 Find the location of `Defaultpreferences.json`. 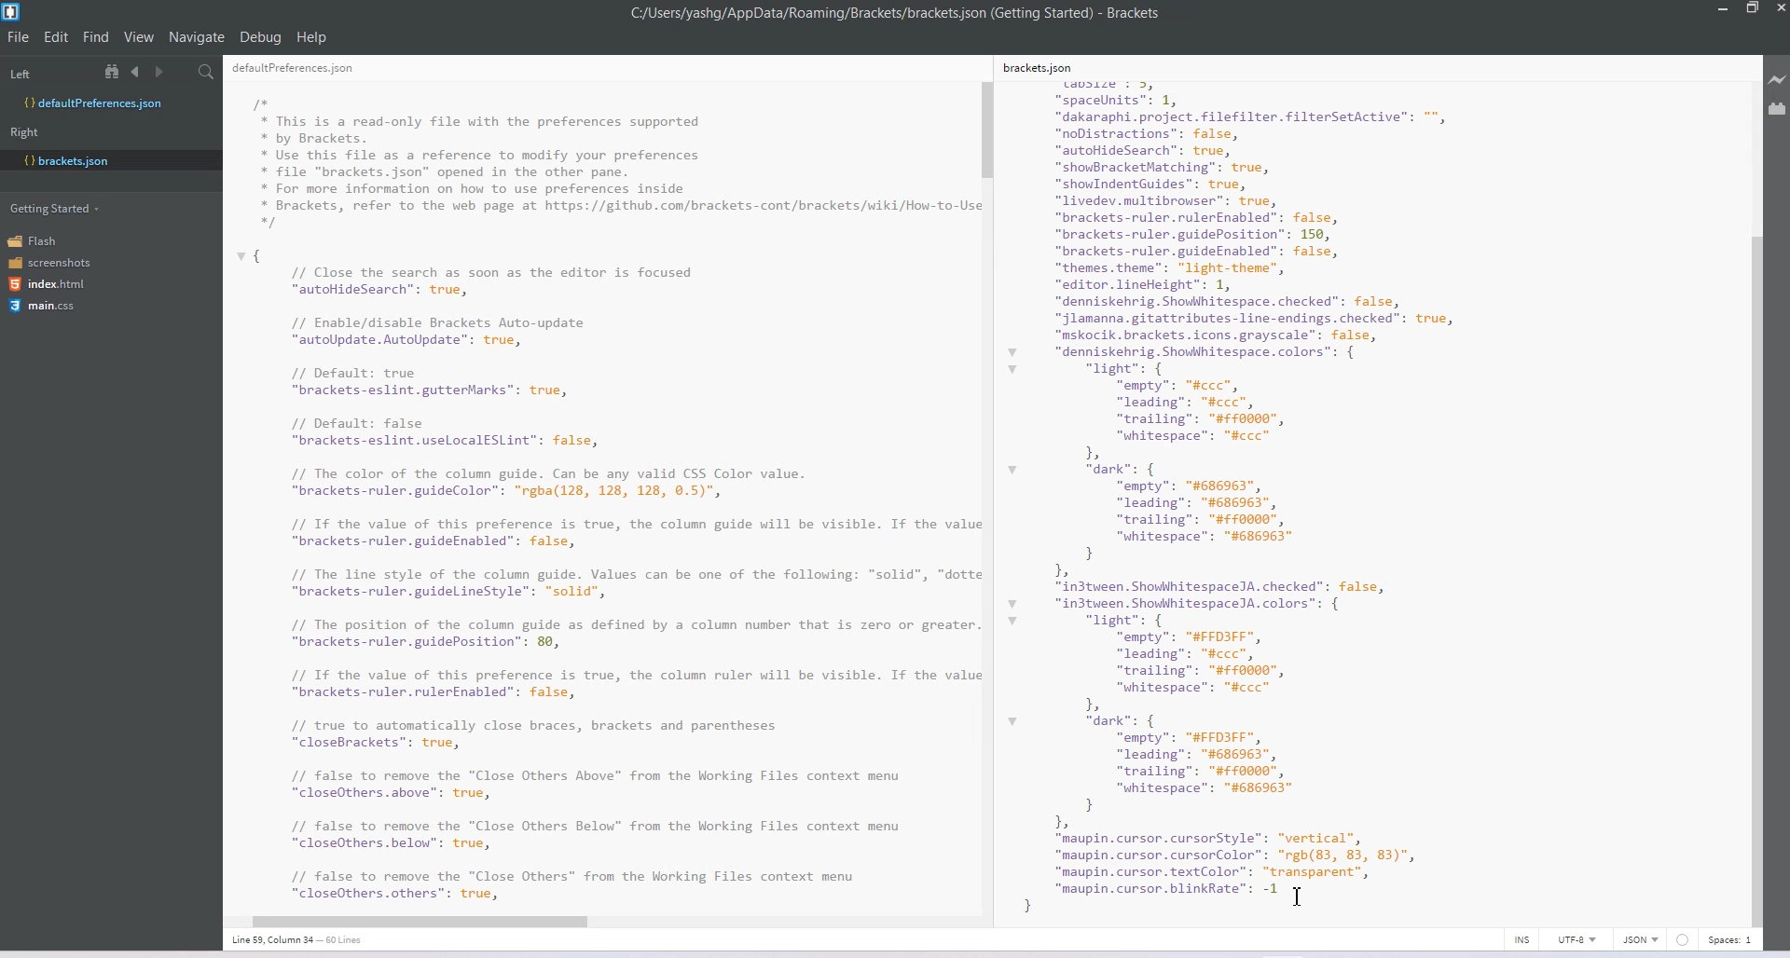

Defaultpreferences.json is located at coordinates (110, 103).